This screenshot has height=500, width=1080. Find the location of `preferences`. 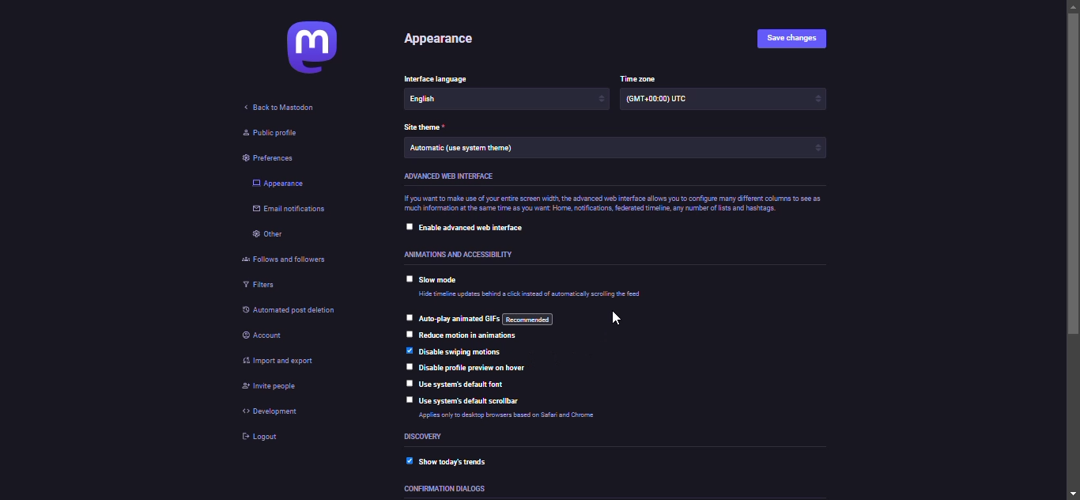

preferences is located at coordinates (276, 157).